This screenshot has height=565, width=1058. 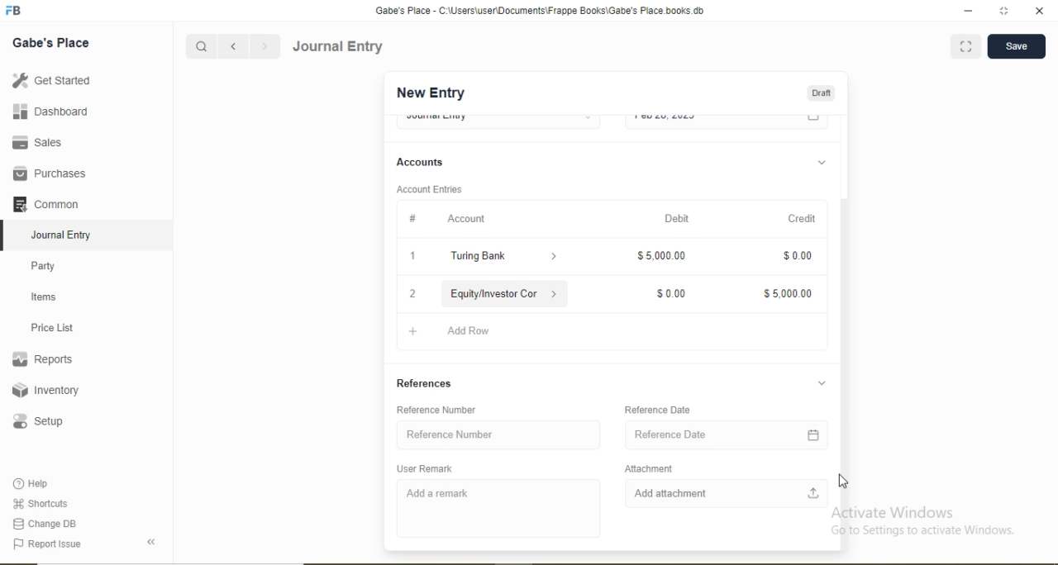 I want to click on Account, so click(x=468, y=218).